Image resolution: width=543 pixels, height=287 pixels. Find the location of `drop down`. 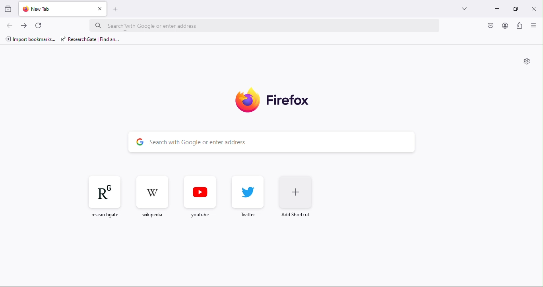

drop down is located at coordinates (464, 9).